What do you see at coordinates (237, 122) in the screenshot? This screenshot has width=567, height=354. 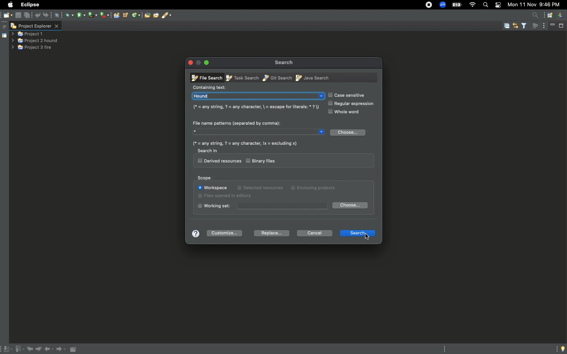 I see `File name patterns (seperated by comma):` at bounding box center [237, 122].